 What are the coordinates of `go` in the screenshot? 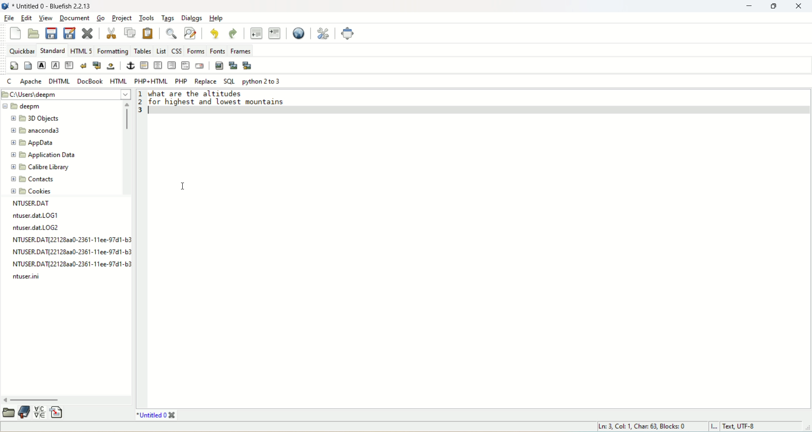 It's located at (101, 17).